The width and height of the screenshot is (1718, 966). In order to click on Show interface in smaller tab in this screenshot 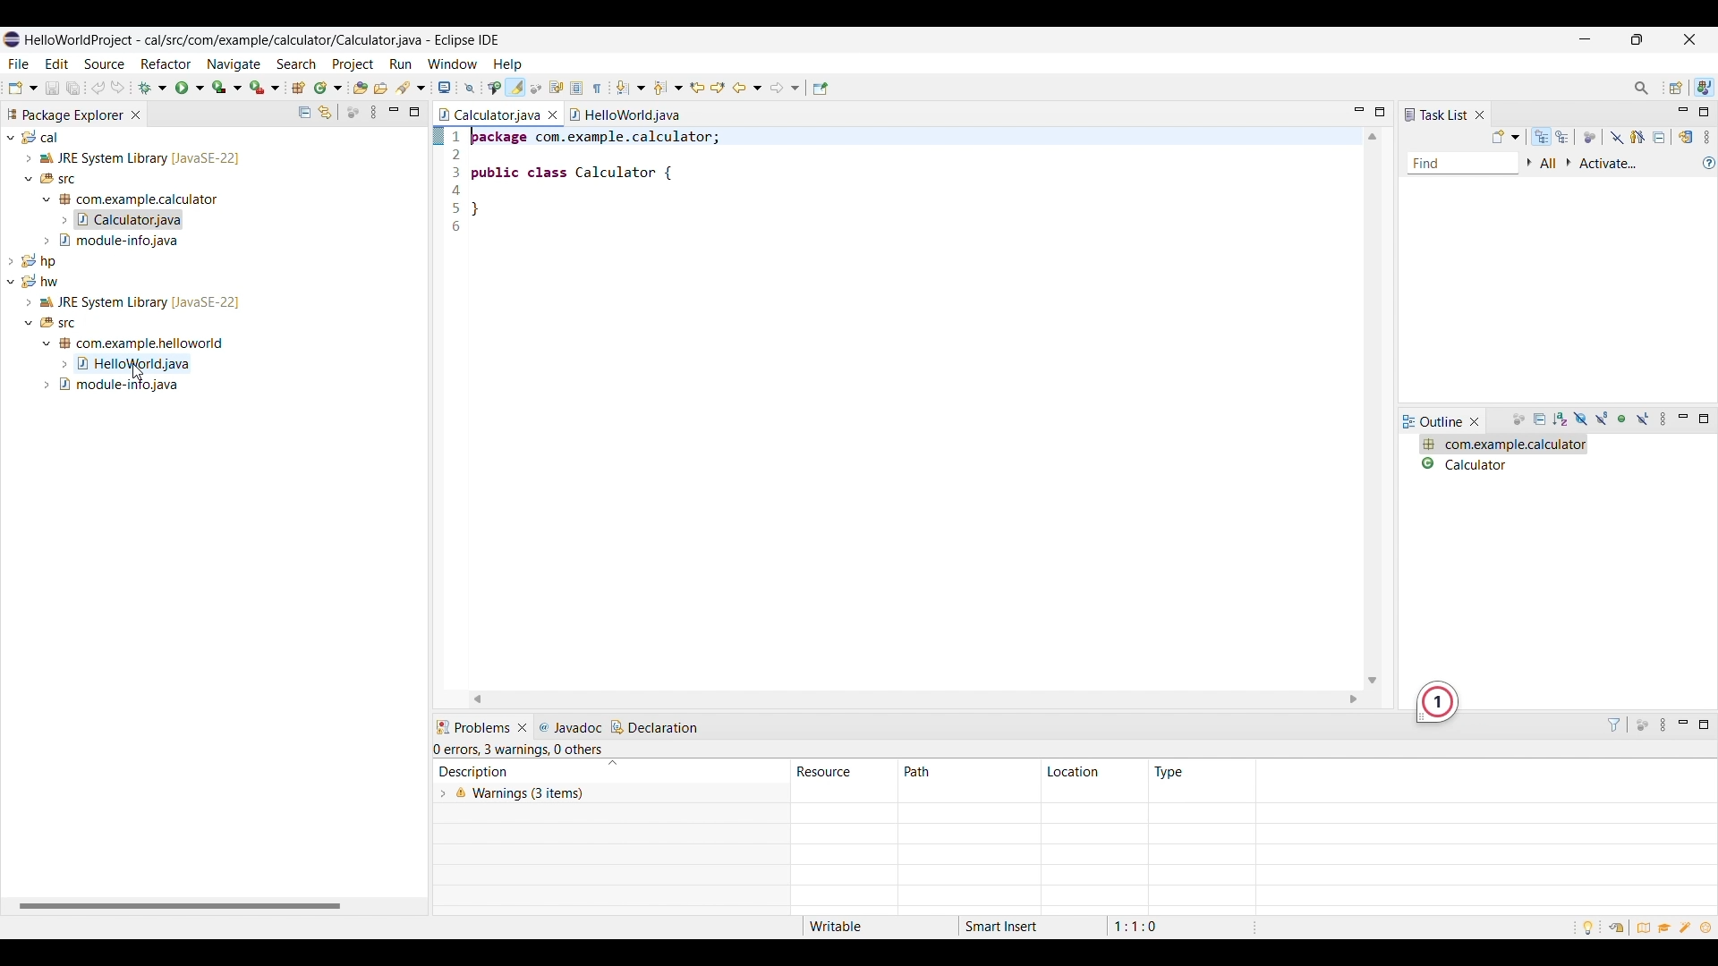, I will do `click(1637, 39)`.